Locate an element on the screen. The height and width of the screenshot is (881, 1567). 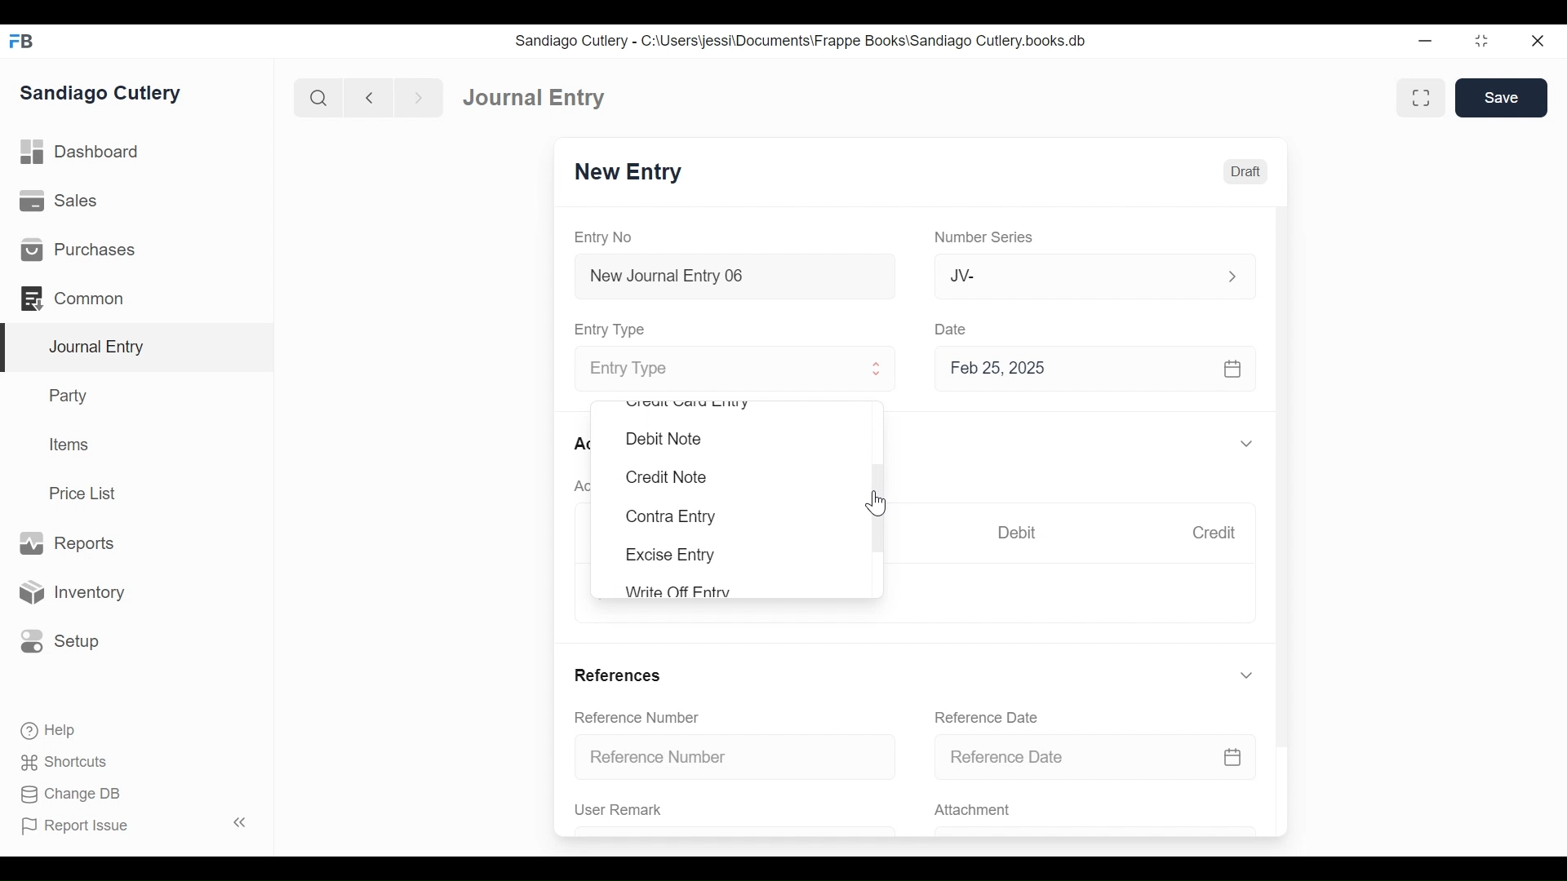
Reports is located at coordinates (66, 544).